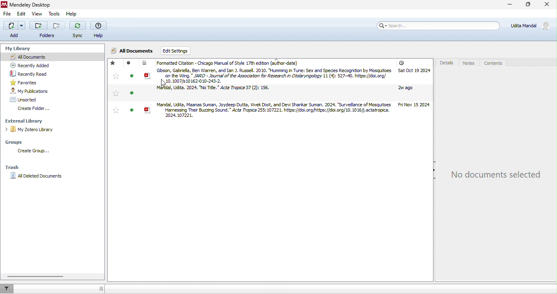  I want to click on cursor, so click(166, 82).